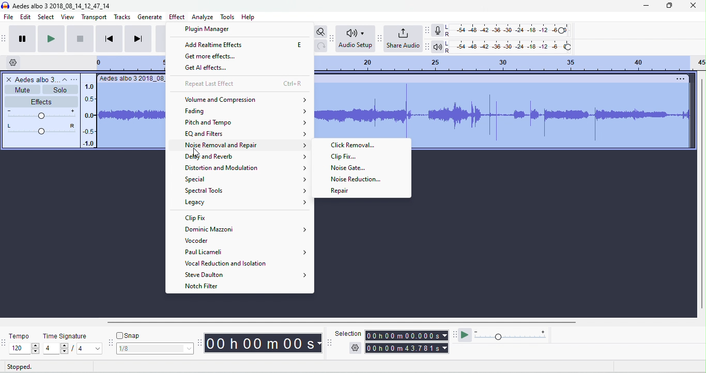 The width and height of the screenshot is (706, 373). Describe the element at coordinates (512, 31) in the screenshot. I see `recording level` at that location.